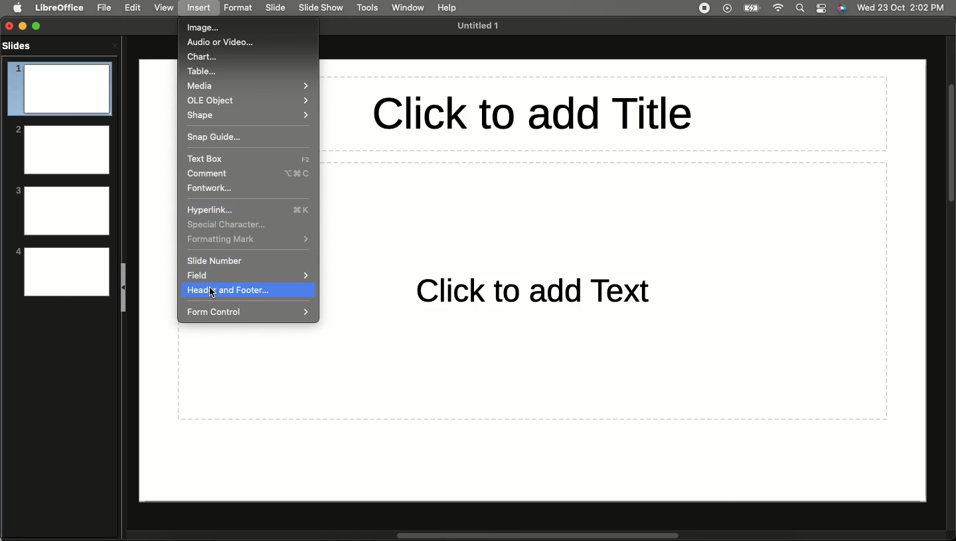 The image size is (956, 541). What do you see at coordinates (704, 7) in the screenshot?
I see `Recording` at bounding box center [704, 7].